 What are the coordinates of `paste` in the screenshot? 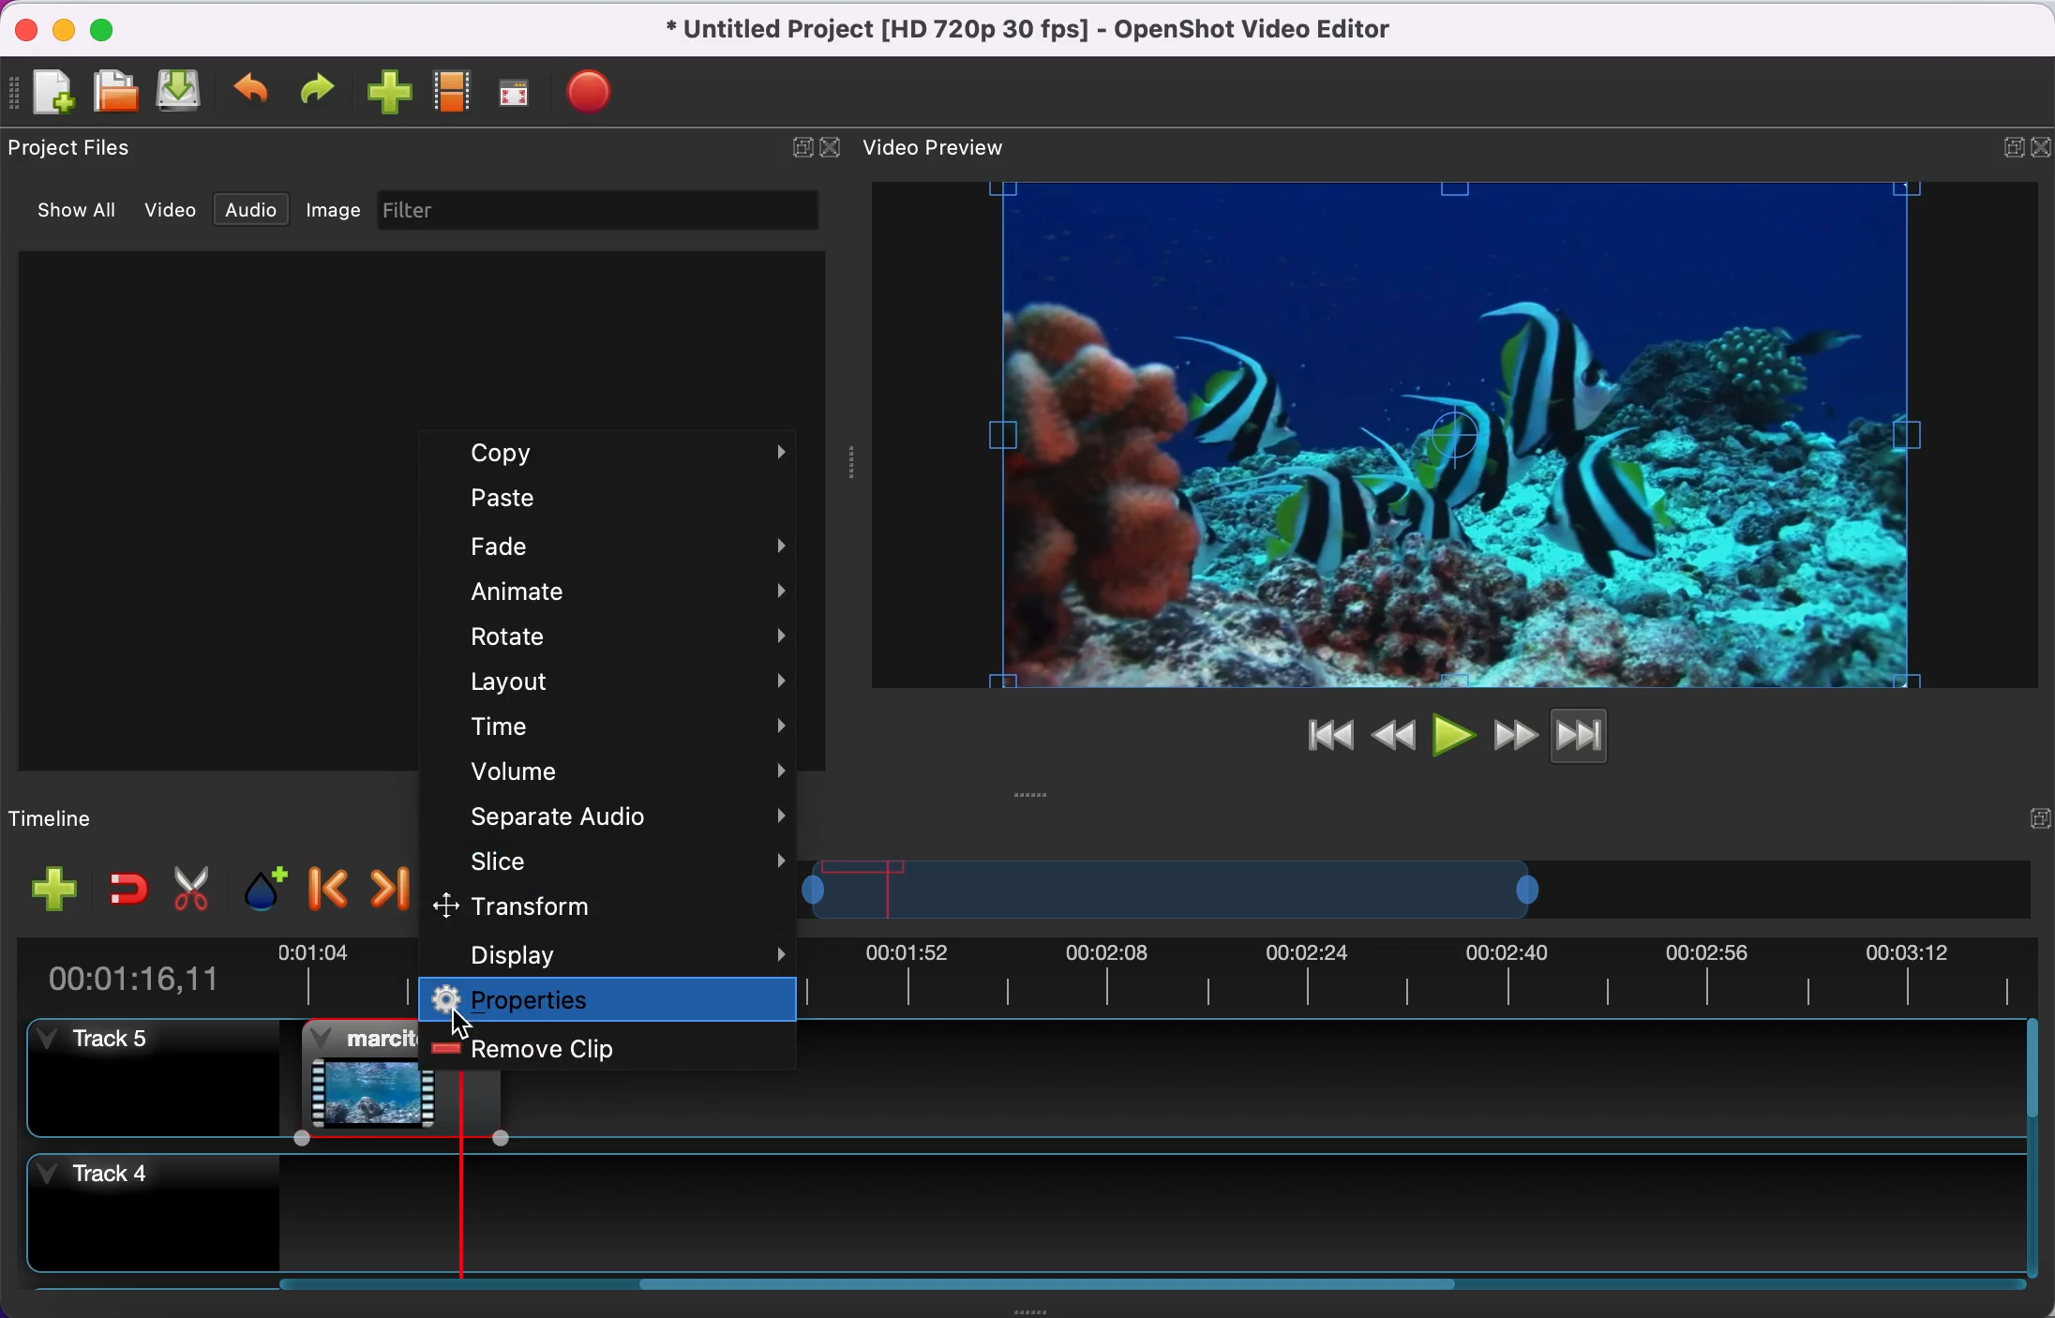 It's located at (621, 502).